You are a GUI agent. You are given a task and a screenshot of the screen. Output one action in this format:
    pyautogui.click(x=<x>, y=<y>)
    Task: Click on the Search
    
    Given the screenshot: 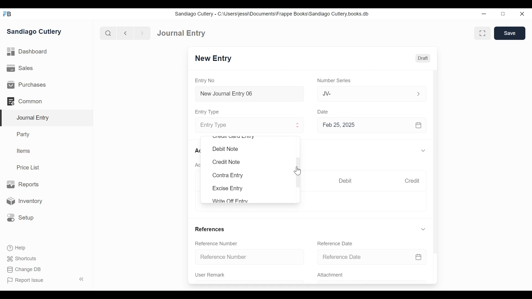 What is the action you would take?
    pyautogui.click(x=108, y=33)
    